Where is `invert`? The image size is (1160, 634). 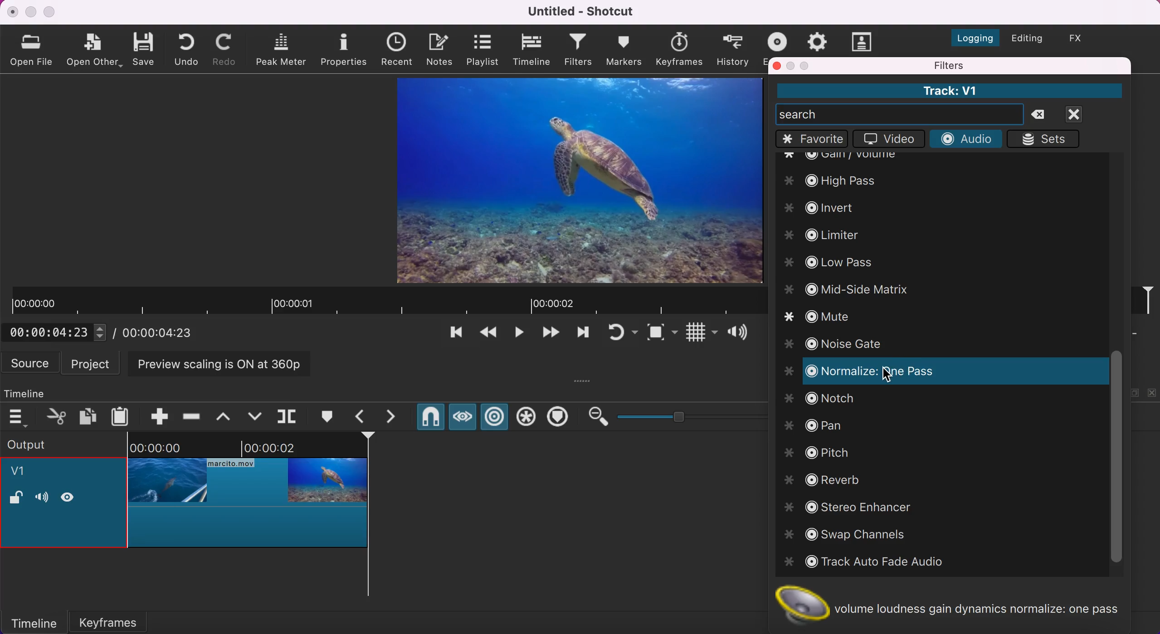
invert is located at coordinates (831, 206).